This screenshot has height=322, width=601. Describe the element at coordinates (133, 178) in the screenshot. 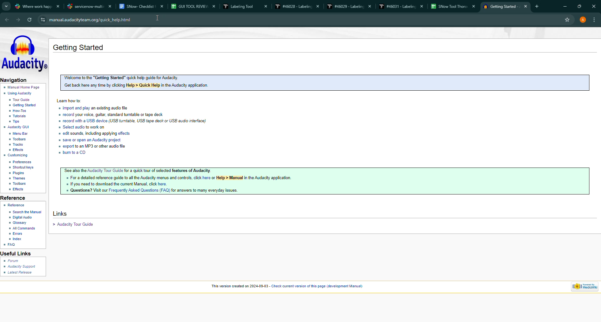

I see `For a detailed reference guide to all the Audacity menus and controls, click` at that location.